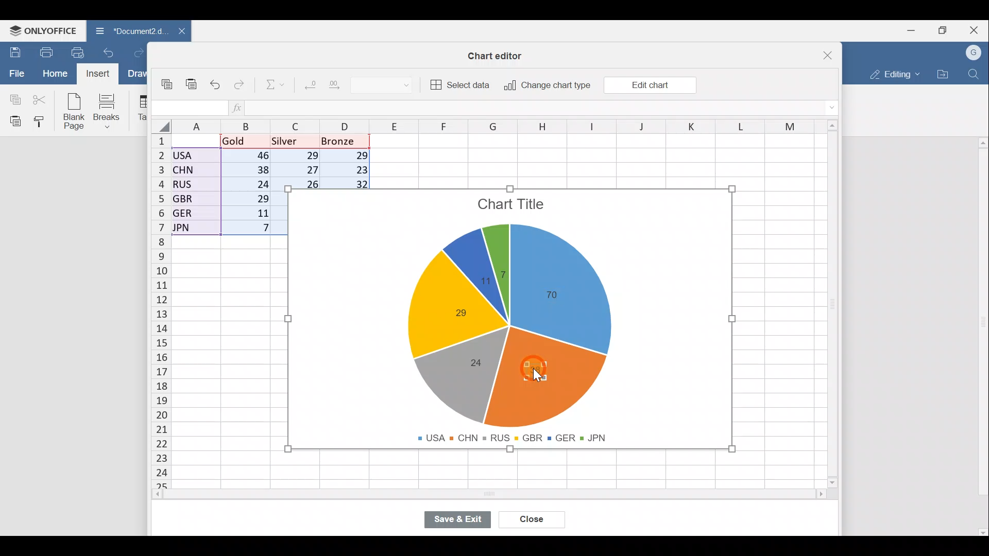 The width and height of the screenshot is (989, 556). Describe the element at coordinates (15, 73) in the screenshot. I see `File` at that location.